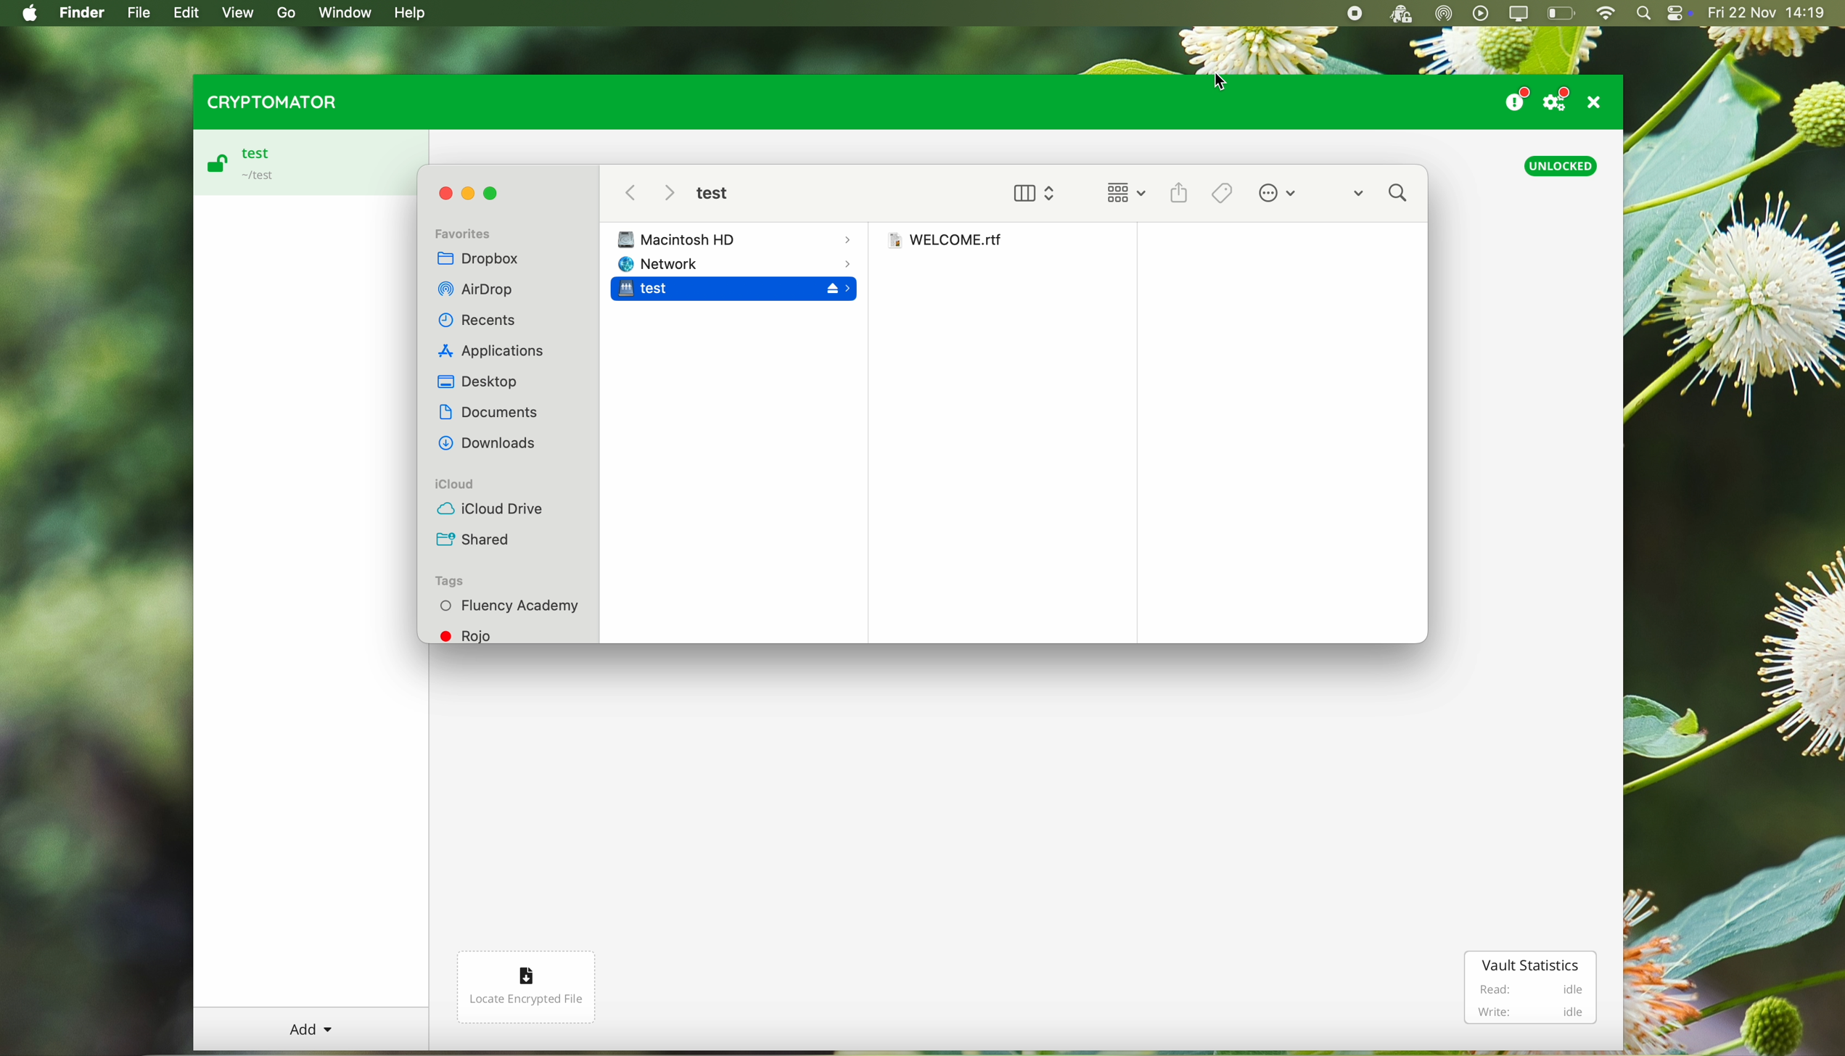 The height and width of the screenshot is (1056, 1845). What do you see at coordinates (268, 102) in the screenshot?
I see `cryptomator` at bounding box center [268, 102].